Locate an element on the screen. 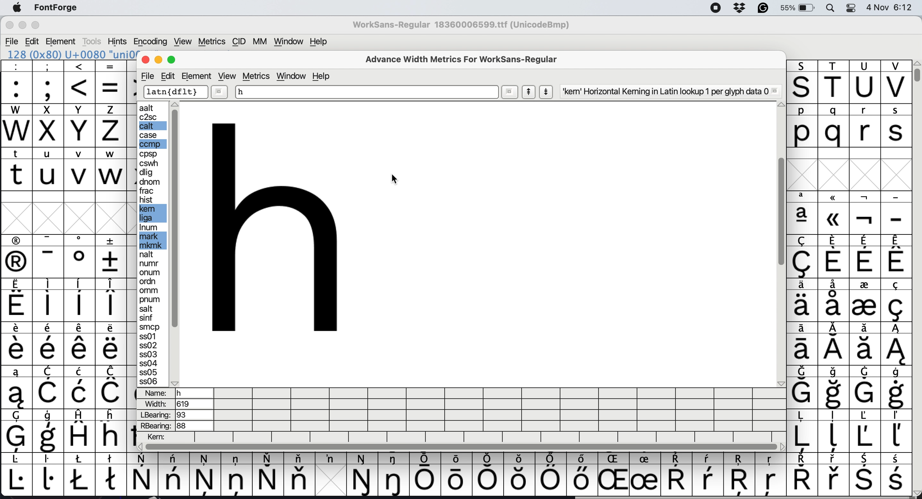 This screenshot has height=499, width=922. width is located at coordinates (166, 404).